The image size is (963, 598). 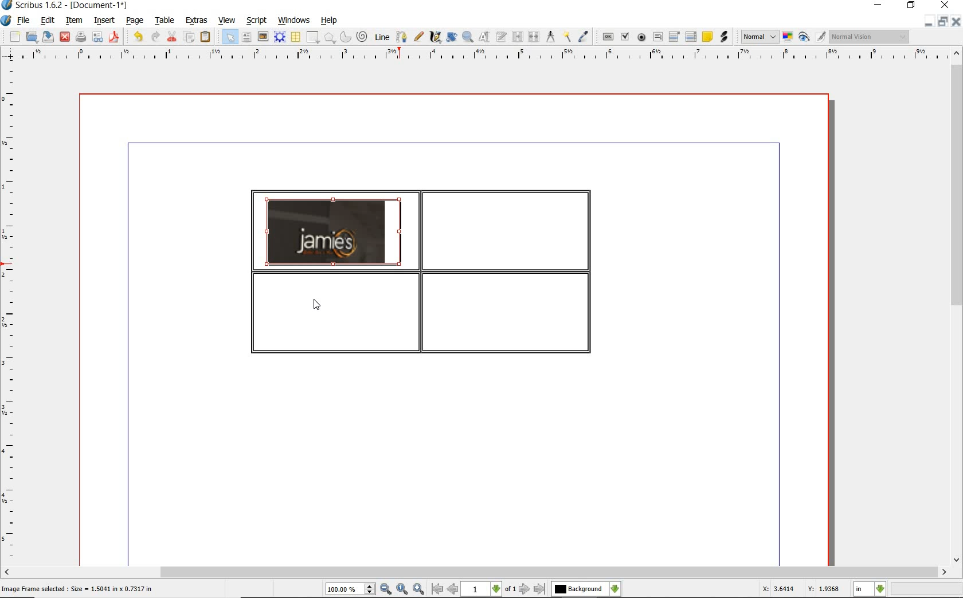 What do you see at coordinates (232, 40) in the screenshot?
I see `select` at bounding box center [232, 40].